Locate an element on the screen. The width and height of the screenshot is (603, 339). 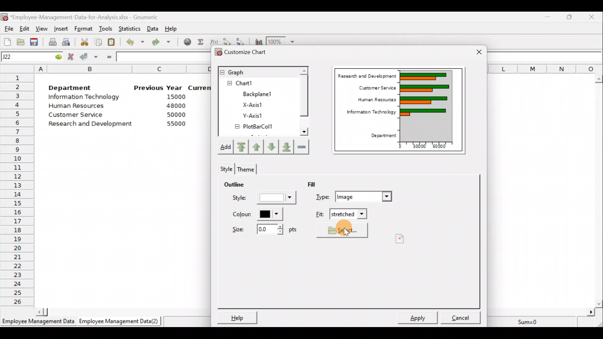
Graph is located at coordinates (258, 72).